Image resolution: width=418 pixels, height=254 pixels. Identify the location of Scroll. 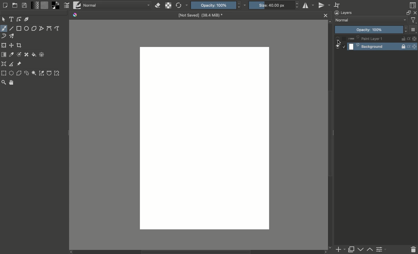
(331, 135).